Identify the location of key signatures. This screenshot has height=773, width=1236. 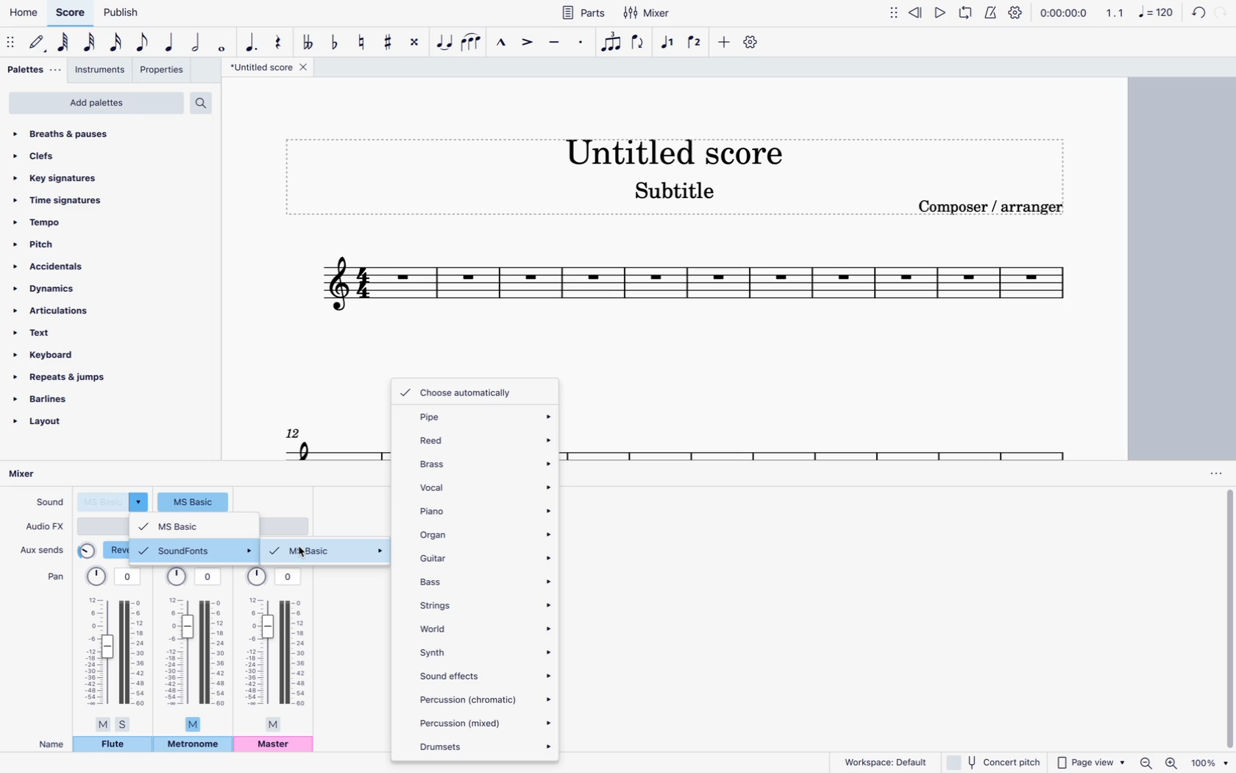
(58, 177).